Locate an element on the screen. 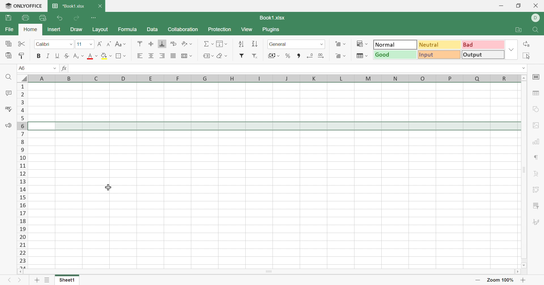 The width and height of the screenshot is (544, 285). chart settings is located at coordinates (536, 142).